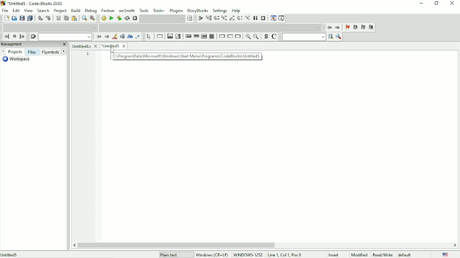  Describe the element at coordinates (196, 37) in the screenshot. I see `Exit condition loop` at that location.